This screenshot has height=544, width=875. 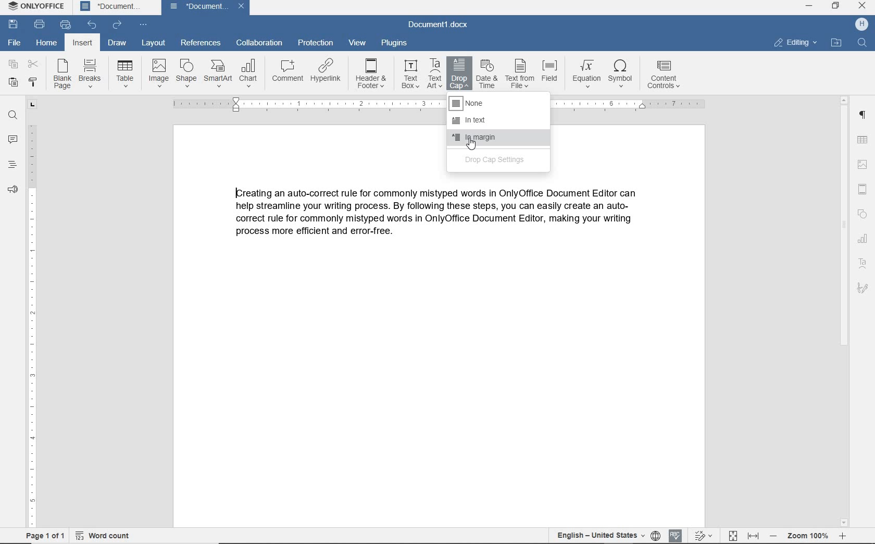 I want to click on image, so click(x=158, y=72).